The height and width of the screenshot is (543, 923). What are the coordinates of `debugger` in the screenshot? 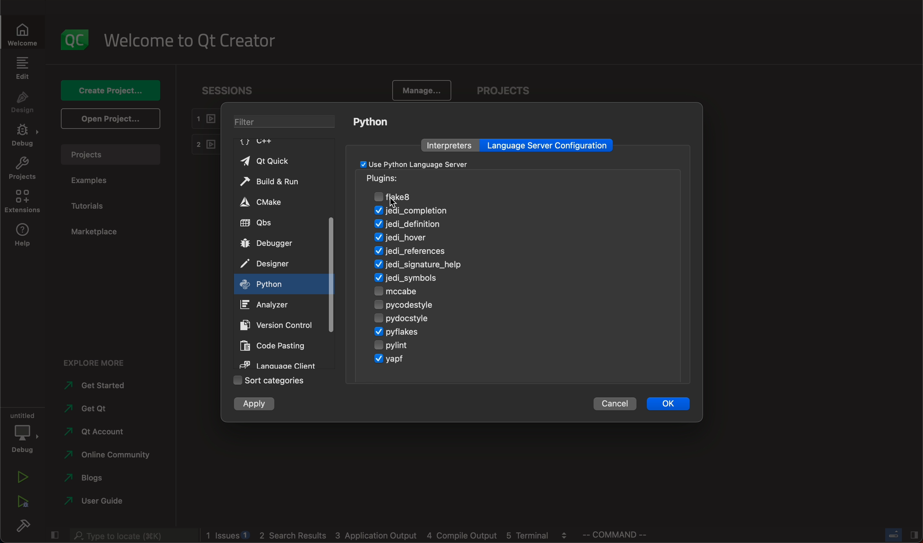 It's located at (271, 244).